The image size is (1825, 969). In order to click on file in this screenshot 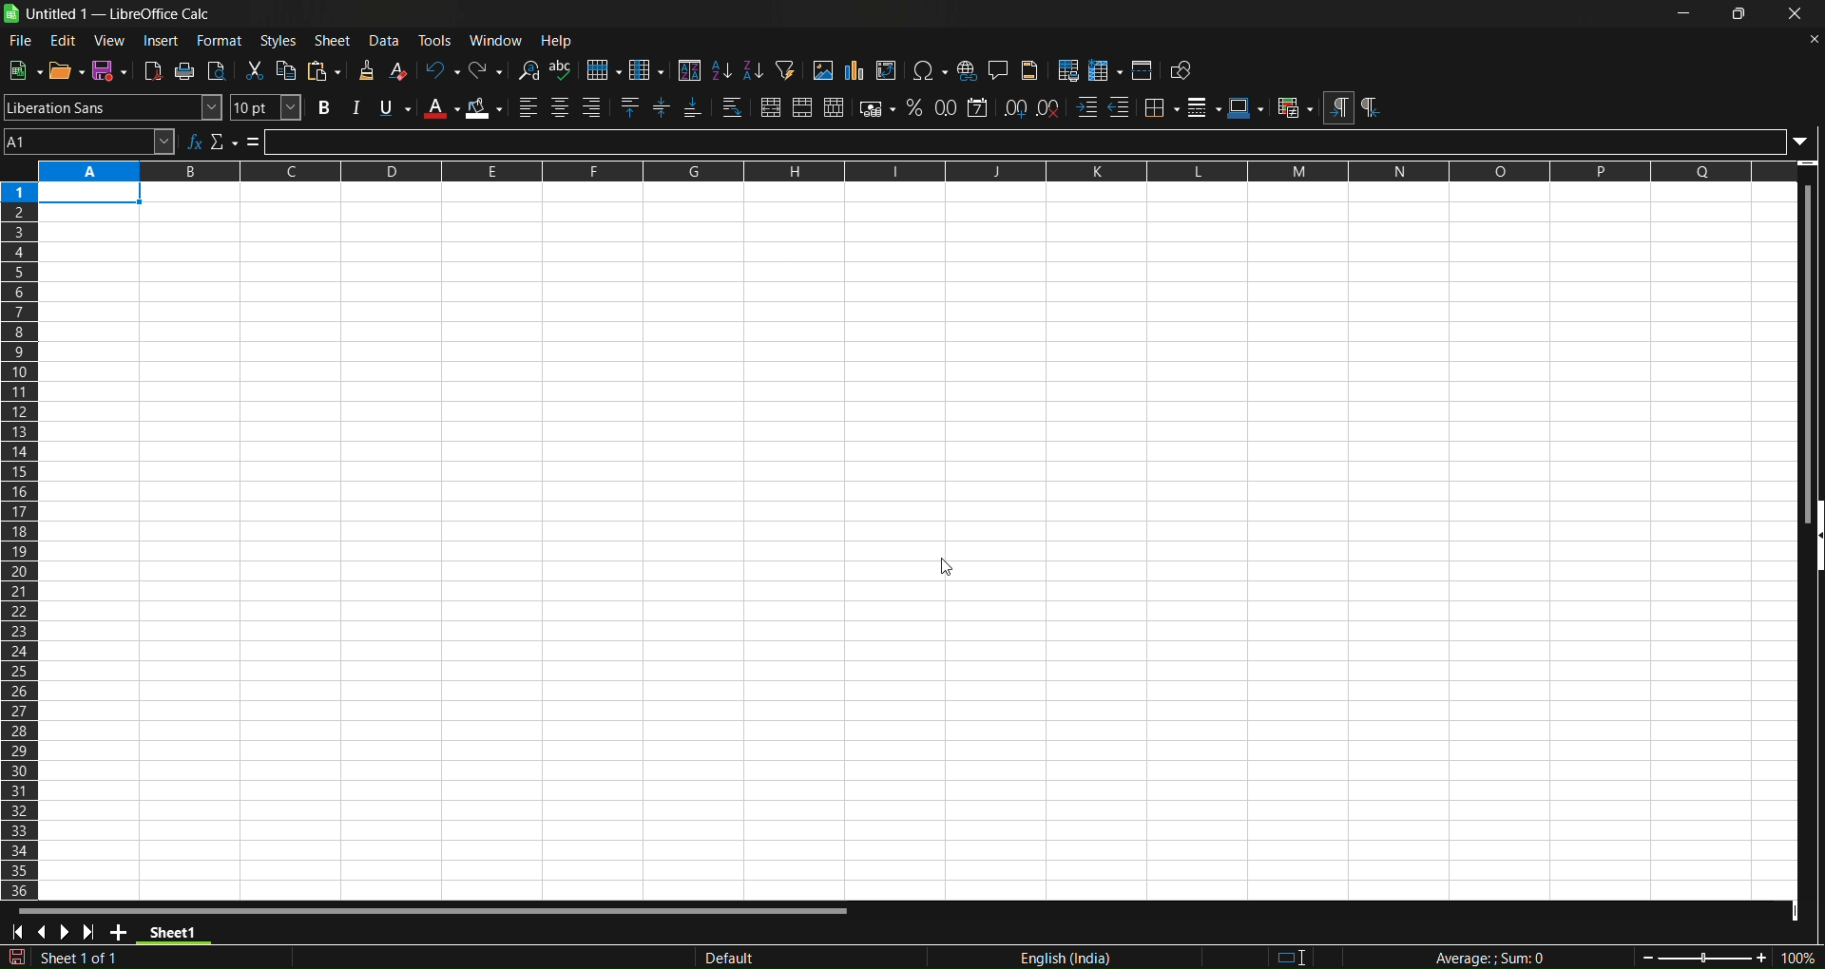, I will do `click(18, 42)`.